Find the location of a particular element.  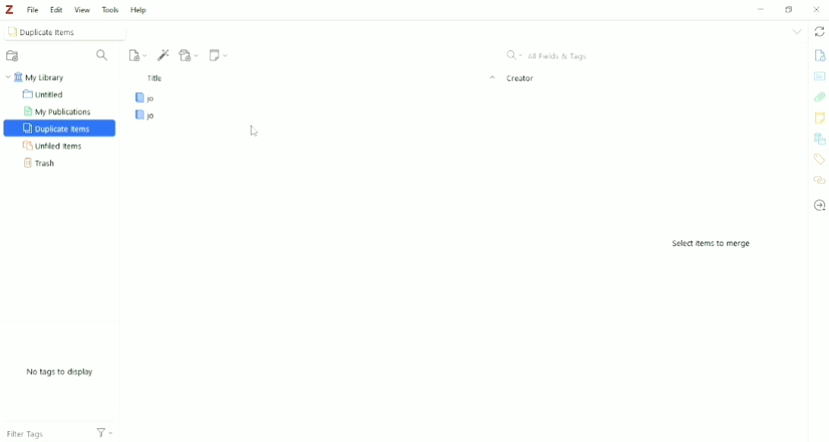

My Library is located at coordinates (39, 77).